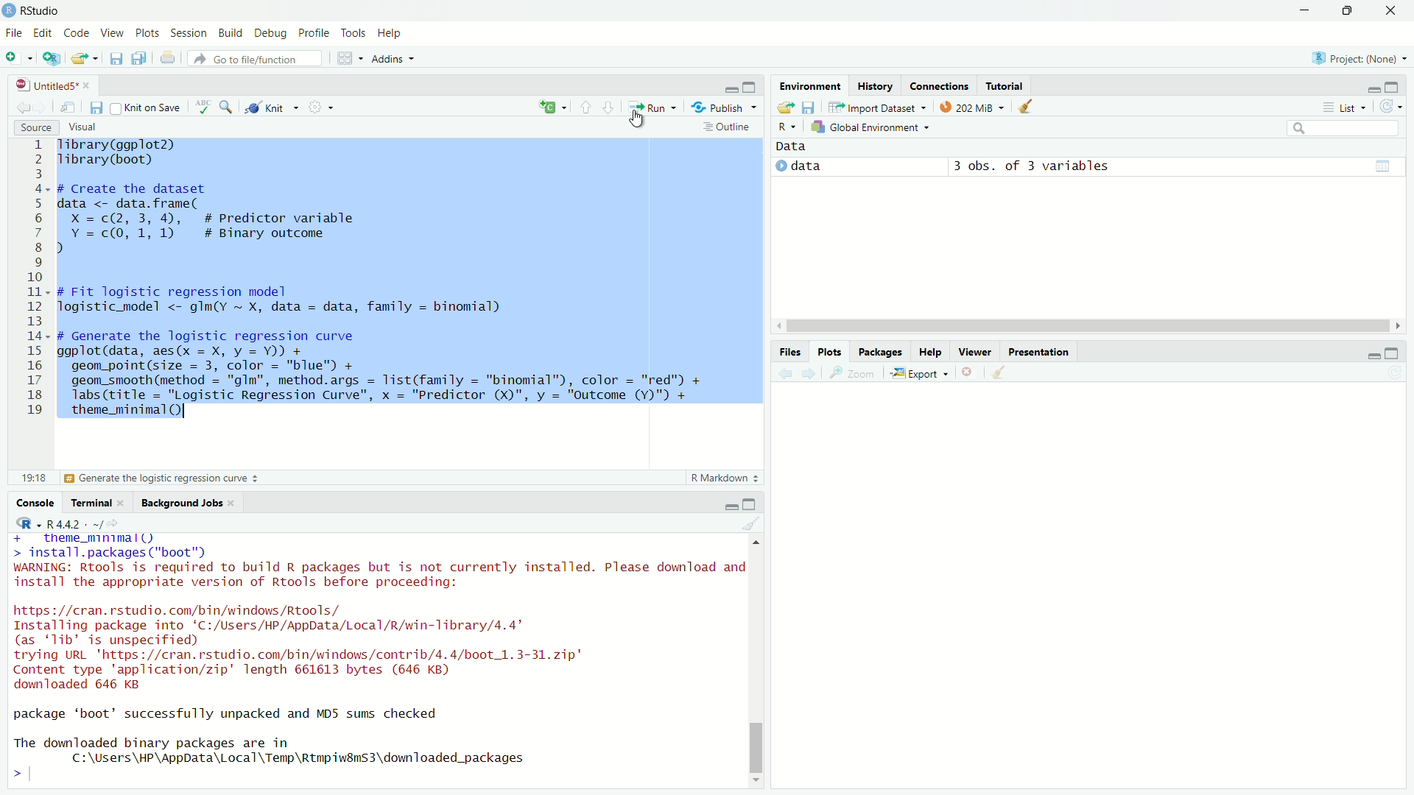 This screenshot has height=795, width=1414. What do you see at coordinates (37, 127) in the screenshot?
I see `Source` at bounding box center [37, 127].